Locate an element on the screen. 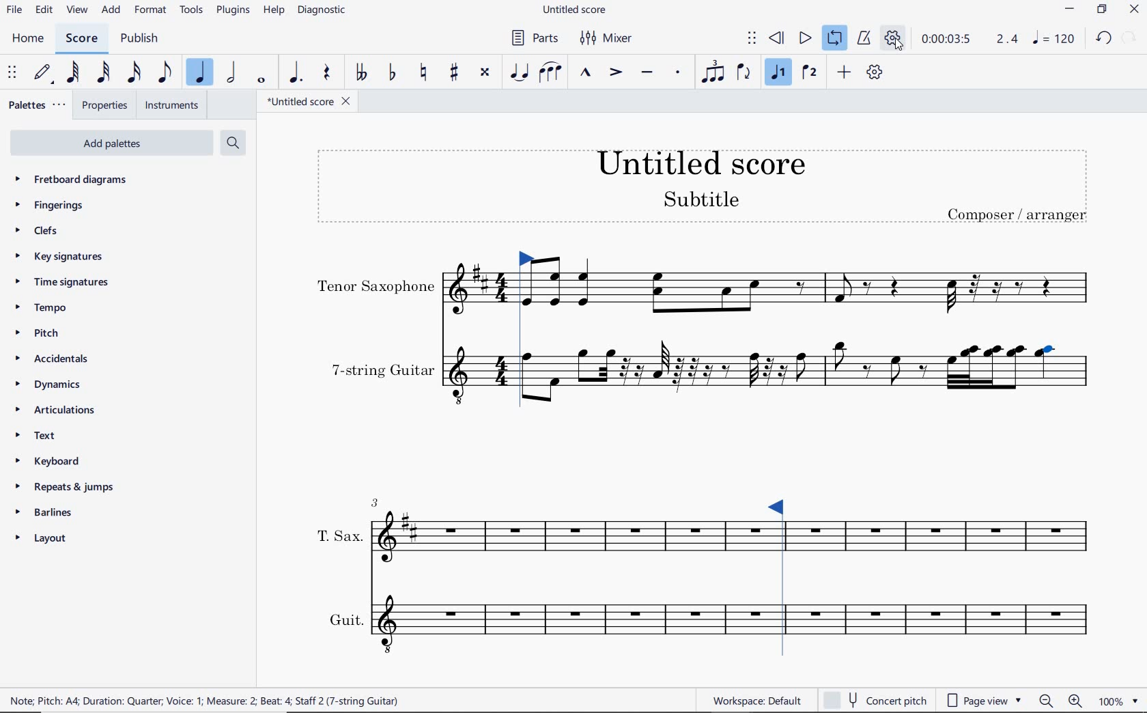 This screenshot has height=713, width=1147. zoom in or zoom out is located at coordinates (1058, 701).